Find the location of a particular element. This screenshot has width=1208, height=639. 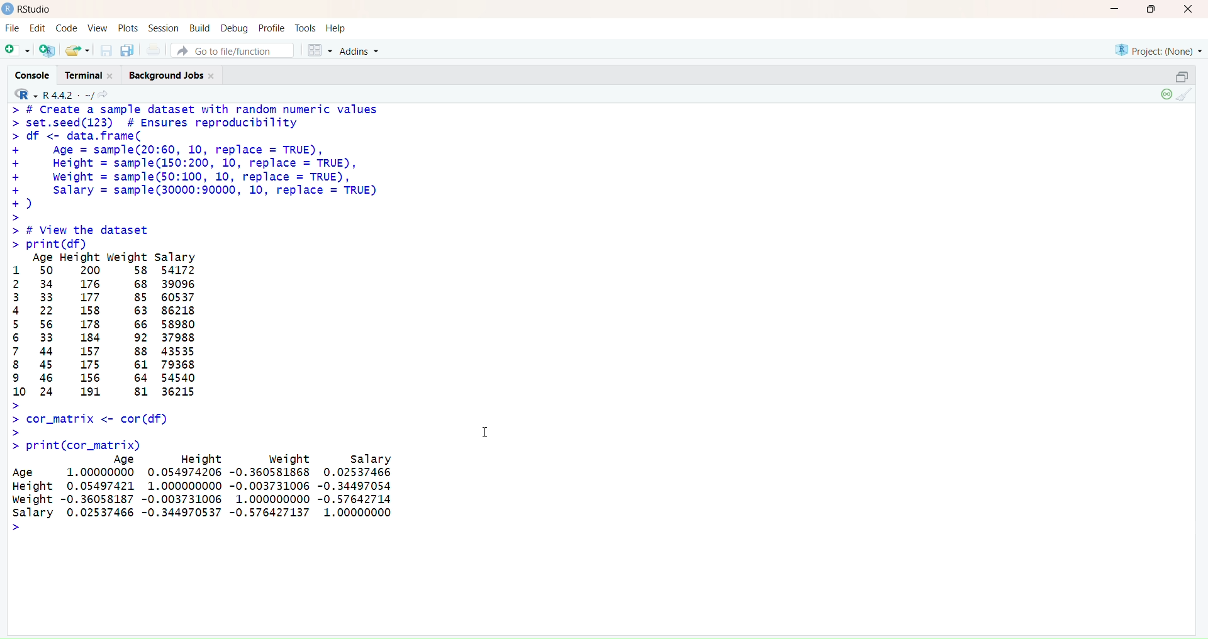

View is located at coordinates (97, 28).